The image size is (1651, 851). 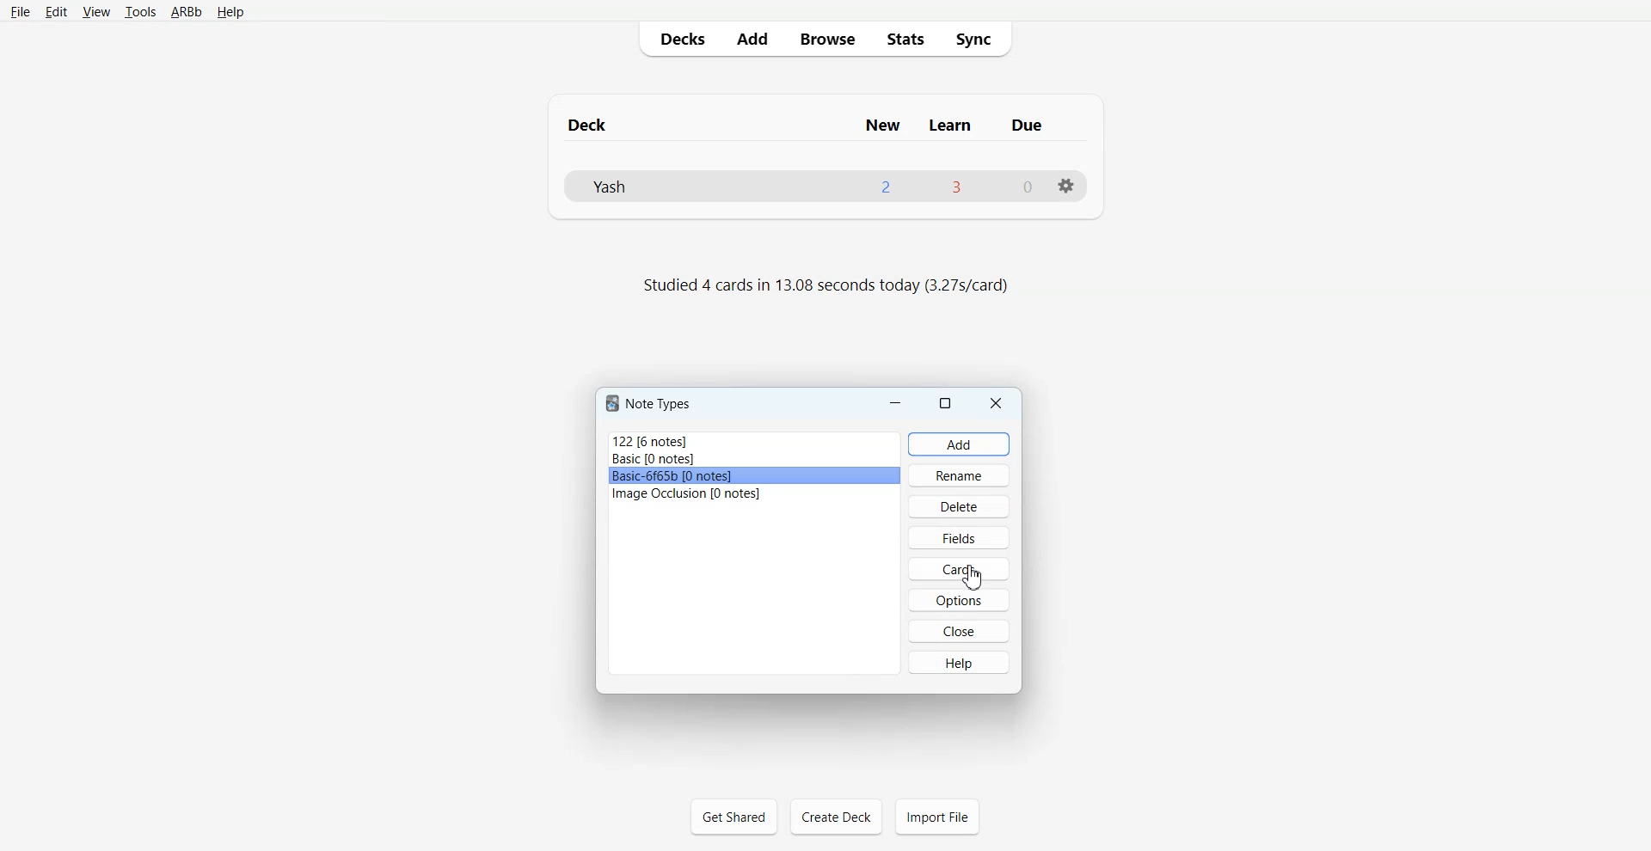 What do you see at coordinates (825, 39) in the screenshot?
I see `Browse` at bounding box center [825, 39].